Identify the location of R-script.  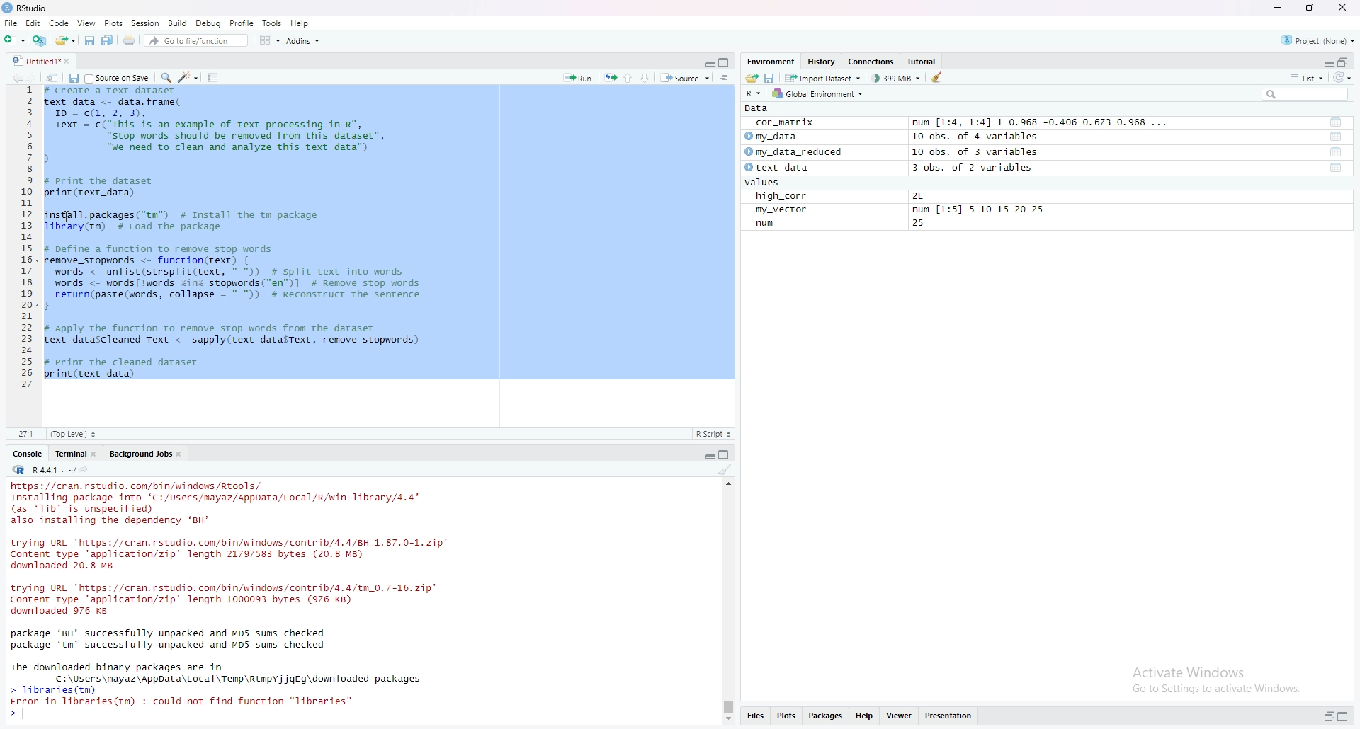
(716, 433).